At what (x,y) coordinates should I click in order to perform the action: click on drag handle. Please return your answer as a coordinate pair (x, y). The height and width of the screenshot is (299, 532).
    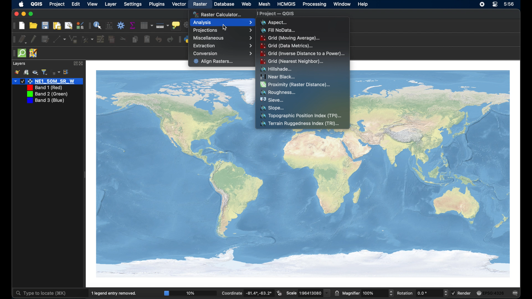
    Looking at the image, I should click on (17, 26).